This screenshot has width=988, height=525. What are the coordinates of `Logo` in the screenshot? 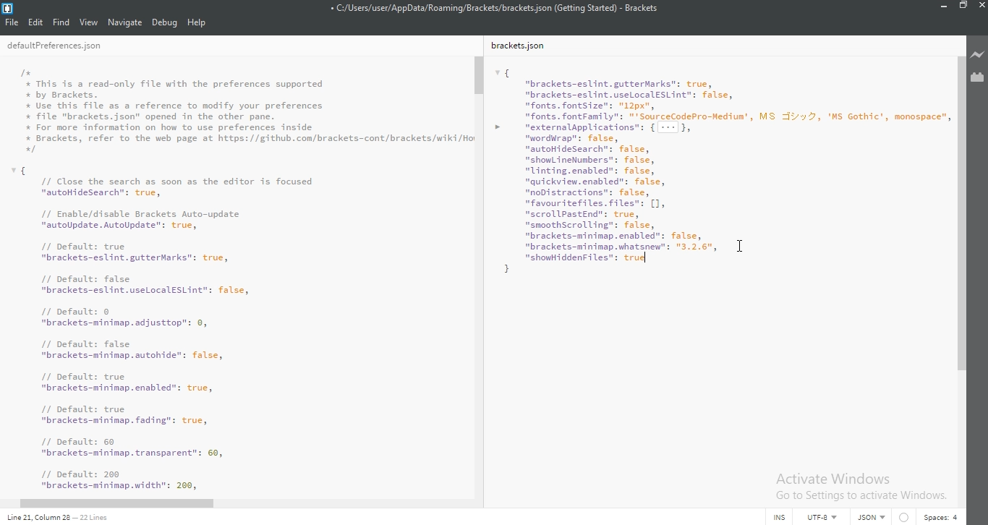 It's located at (9, 7).